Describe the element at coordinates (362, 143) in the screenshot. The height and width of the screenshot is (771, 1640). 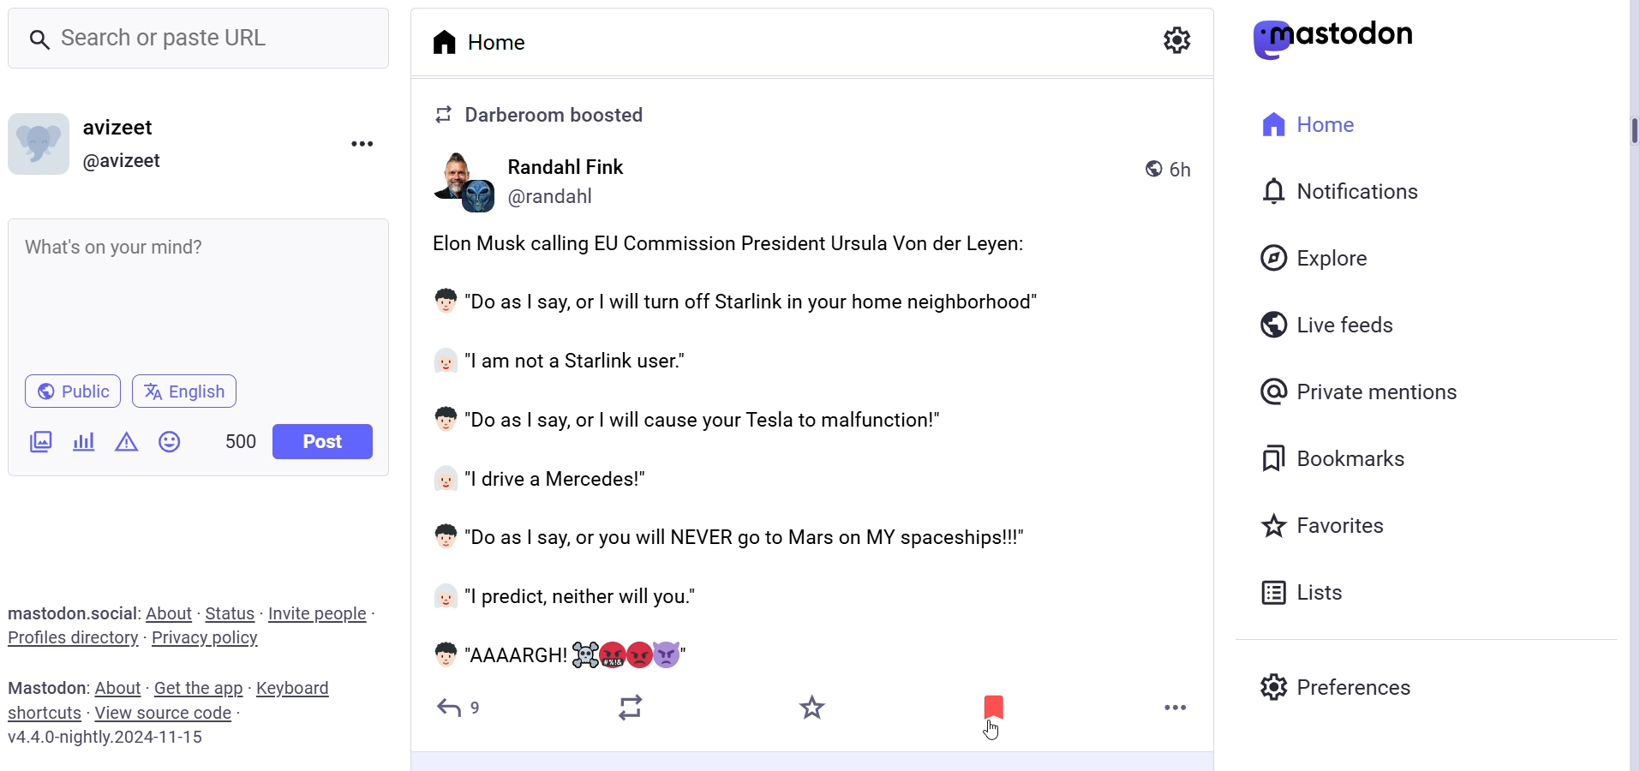
I see `Menu` at that location.